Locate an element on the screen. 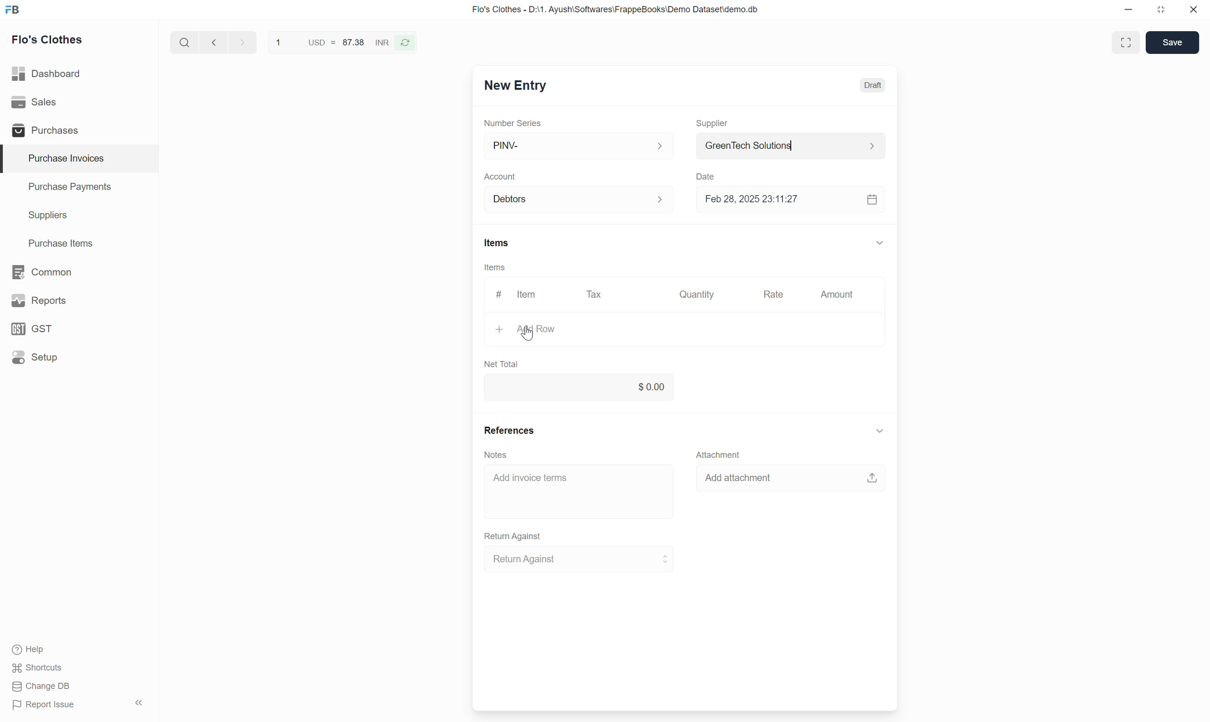 This screenshot has width=1210, height=722. Frappe Books logo is located at coordinates (12, 10).